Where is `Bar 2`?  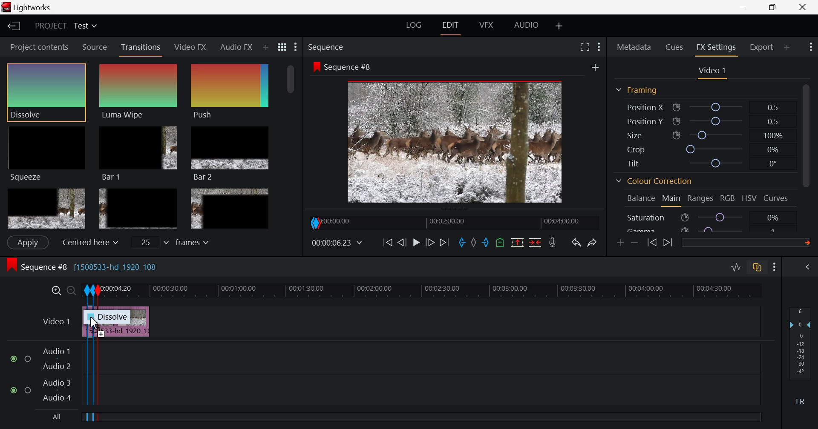
Bar 2 is located at coordinates (230, 153).